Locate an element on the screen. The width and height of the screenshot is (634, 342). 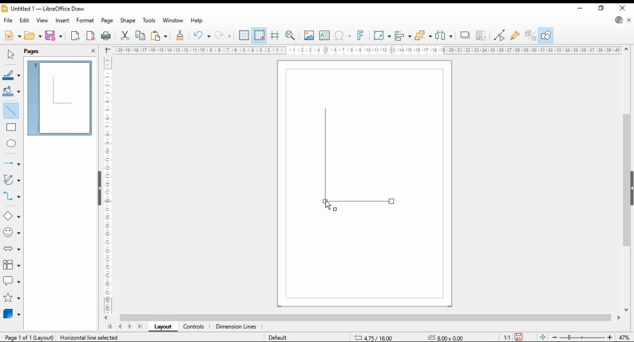
fill color is located at coordinates (11, 91).